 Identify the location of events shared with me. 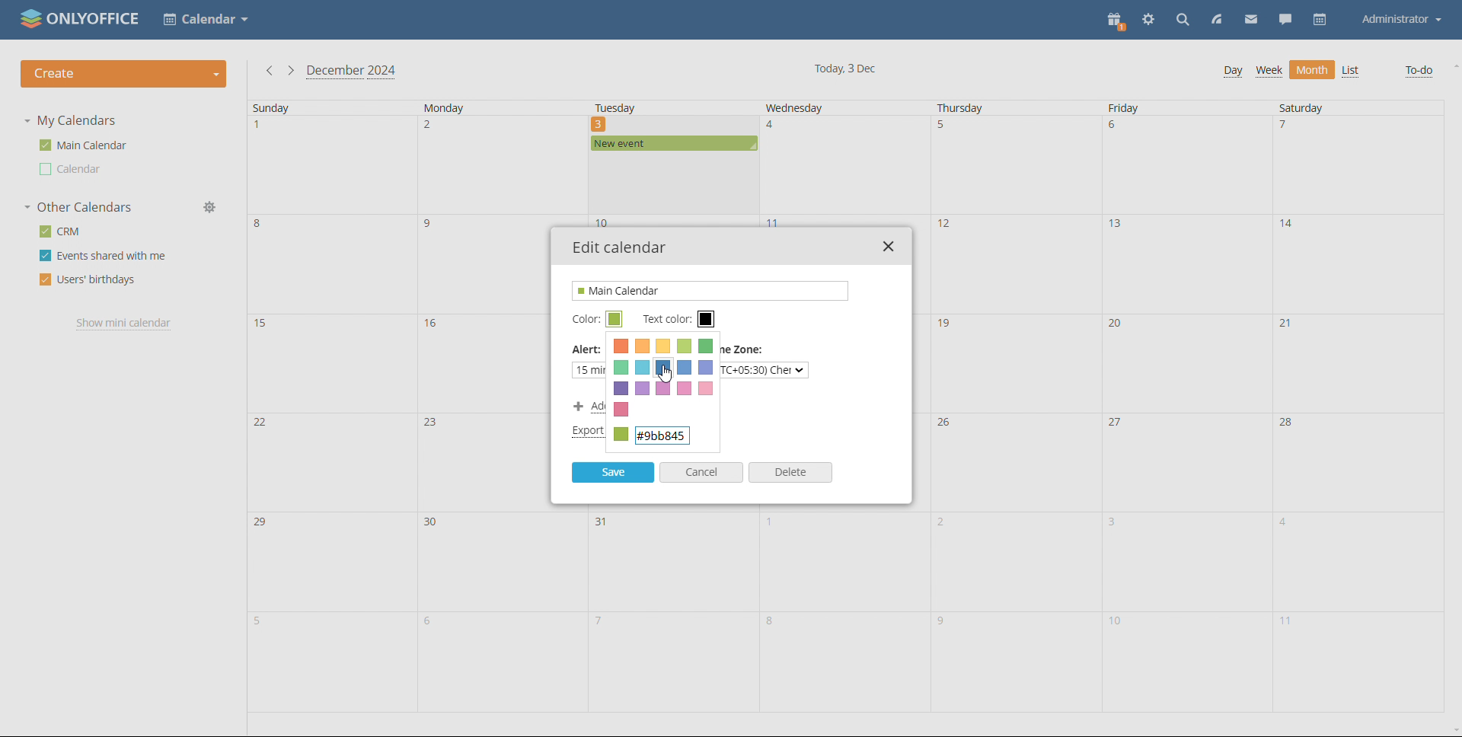
(104, 256).